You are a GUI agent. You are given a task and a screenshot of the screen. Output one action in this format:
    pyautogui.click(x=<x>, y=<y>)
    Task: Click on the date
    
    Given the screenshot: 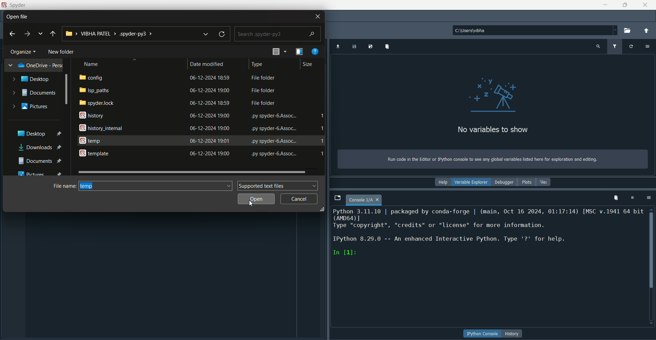 What is the action you would take?
    pyautogui.click(x=209, y=141)
    